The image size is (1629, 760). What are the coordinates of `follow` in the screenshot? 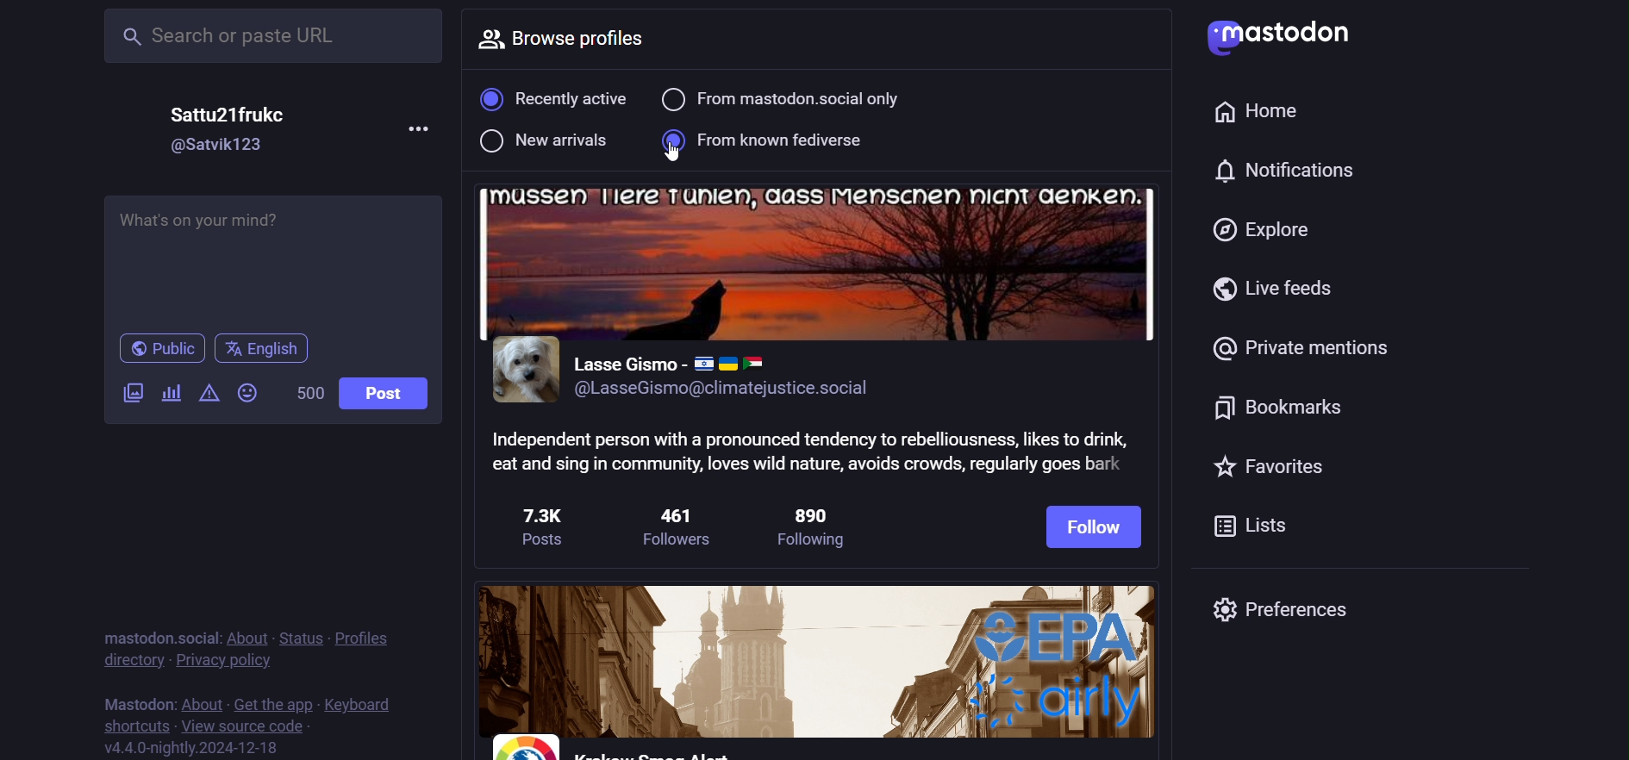 It's located at (1098, 527).